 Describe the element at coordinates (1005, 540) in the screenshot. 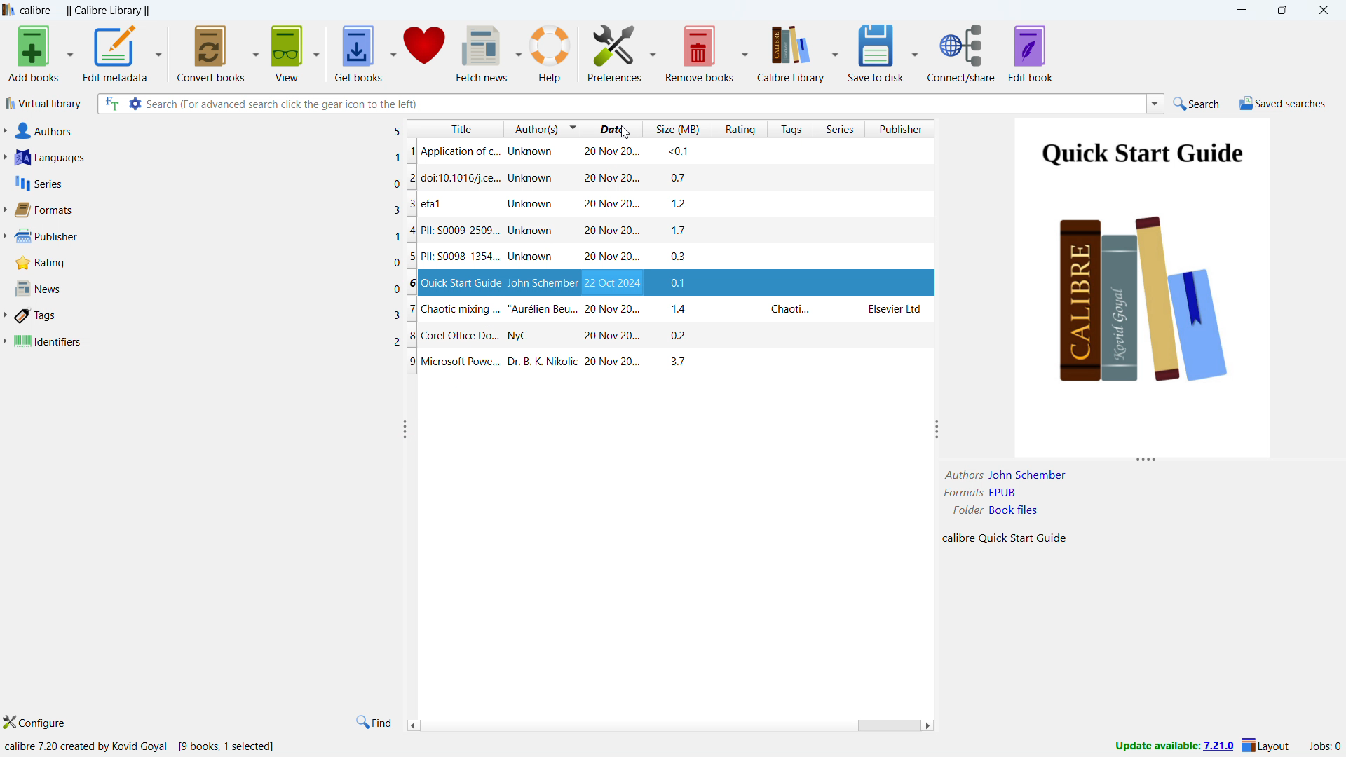

I see `calibre Quick Style Guide` at that location.